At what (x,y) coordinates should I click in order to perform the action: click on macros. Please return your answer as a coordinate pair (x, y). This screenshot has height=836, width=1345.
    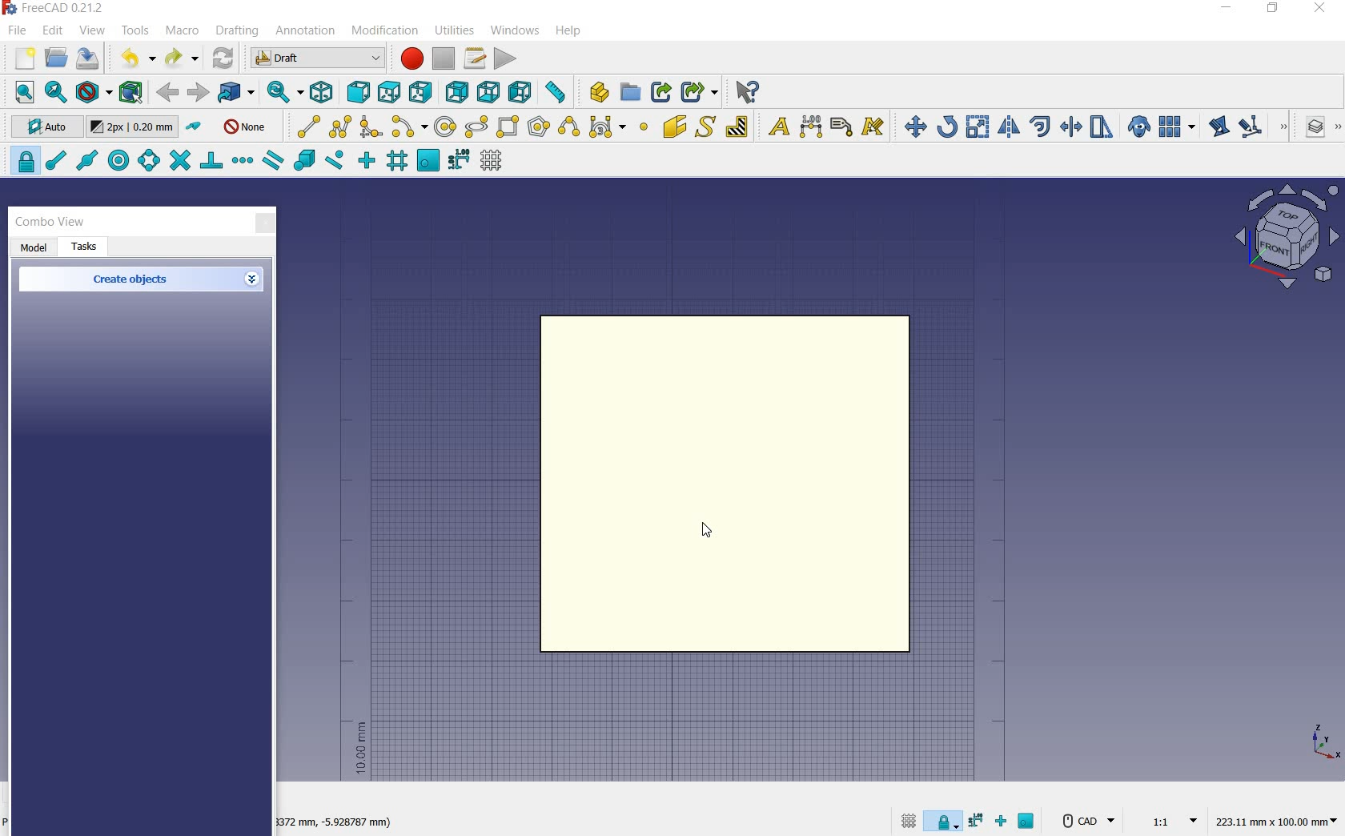
    Looking at the image, I should click on (476, 58).